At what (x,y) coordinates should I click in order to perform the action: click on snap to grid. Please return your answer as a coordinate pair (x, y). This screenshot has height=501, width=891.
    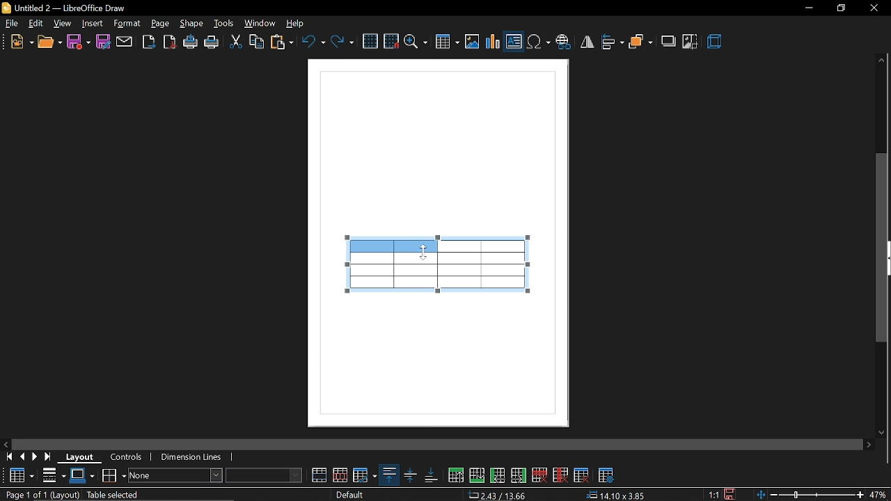
    Looking at the image, I should click on (391, 41).